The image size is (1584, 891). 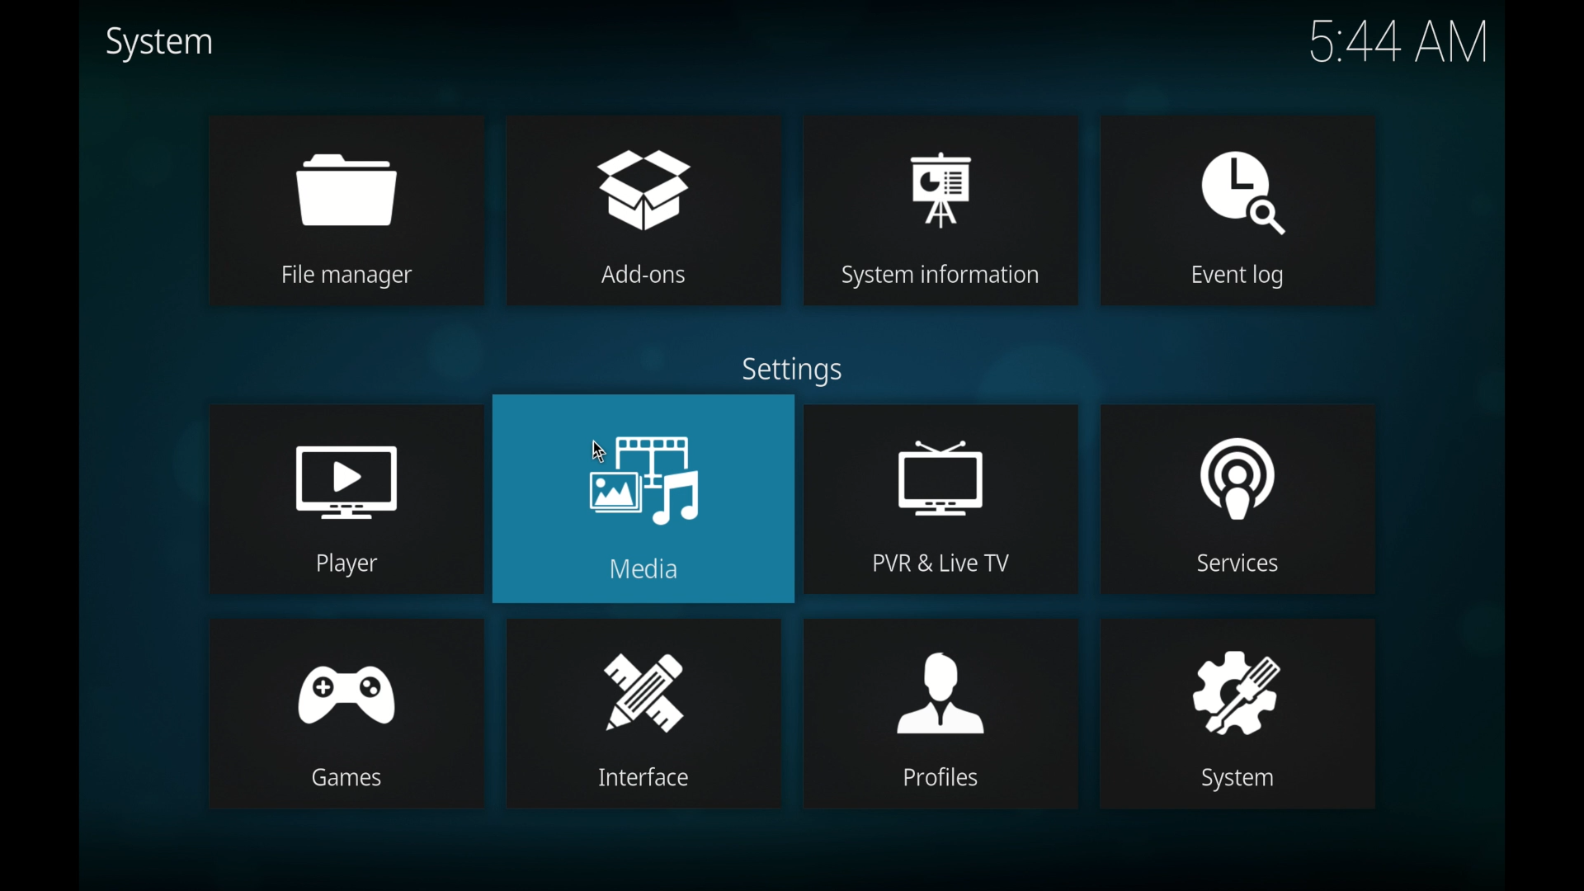 What do you see at coordinates (643, 498) in the screenshot?
I see `media` at bounding box center [643, 498].